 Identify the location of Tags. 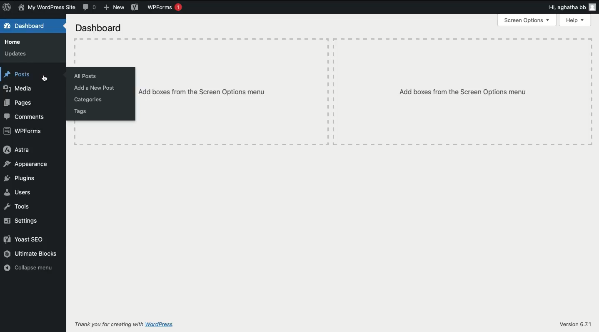
(82, 112).